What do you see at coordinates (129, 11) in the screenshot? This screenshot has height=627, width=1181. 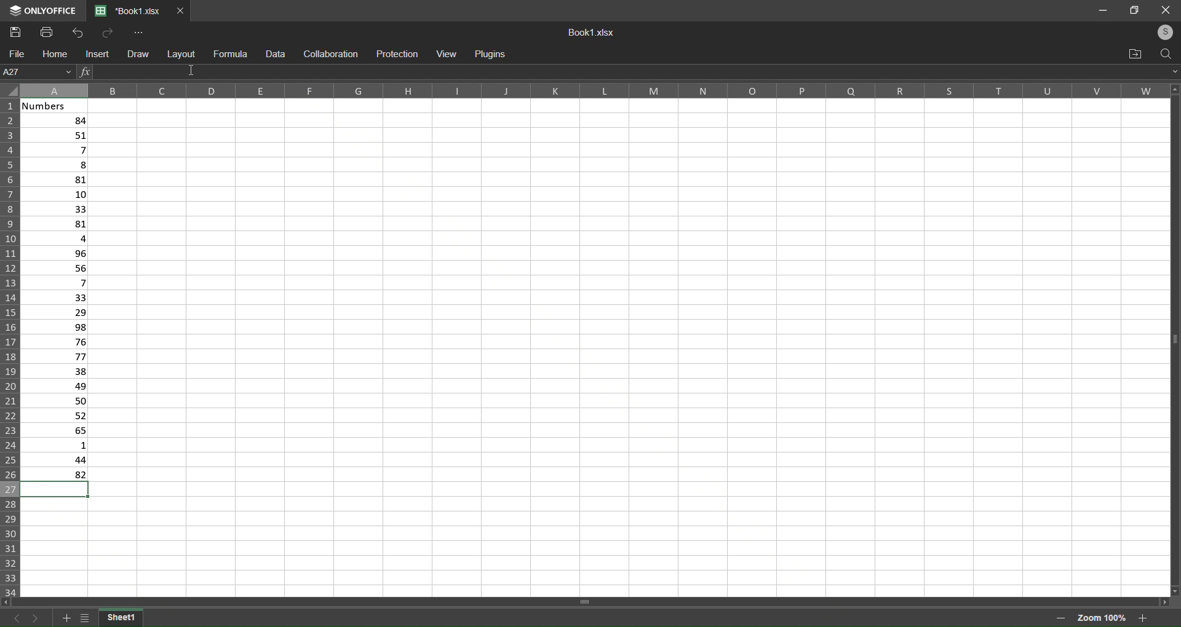 I see `*Book1.xlsx` at bounding box center [129, 11].